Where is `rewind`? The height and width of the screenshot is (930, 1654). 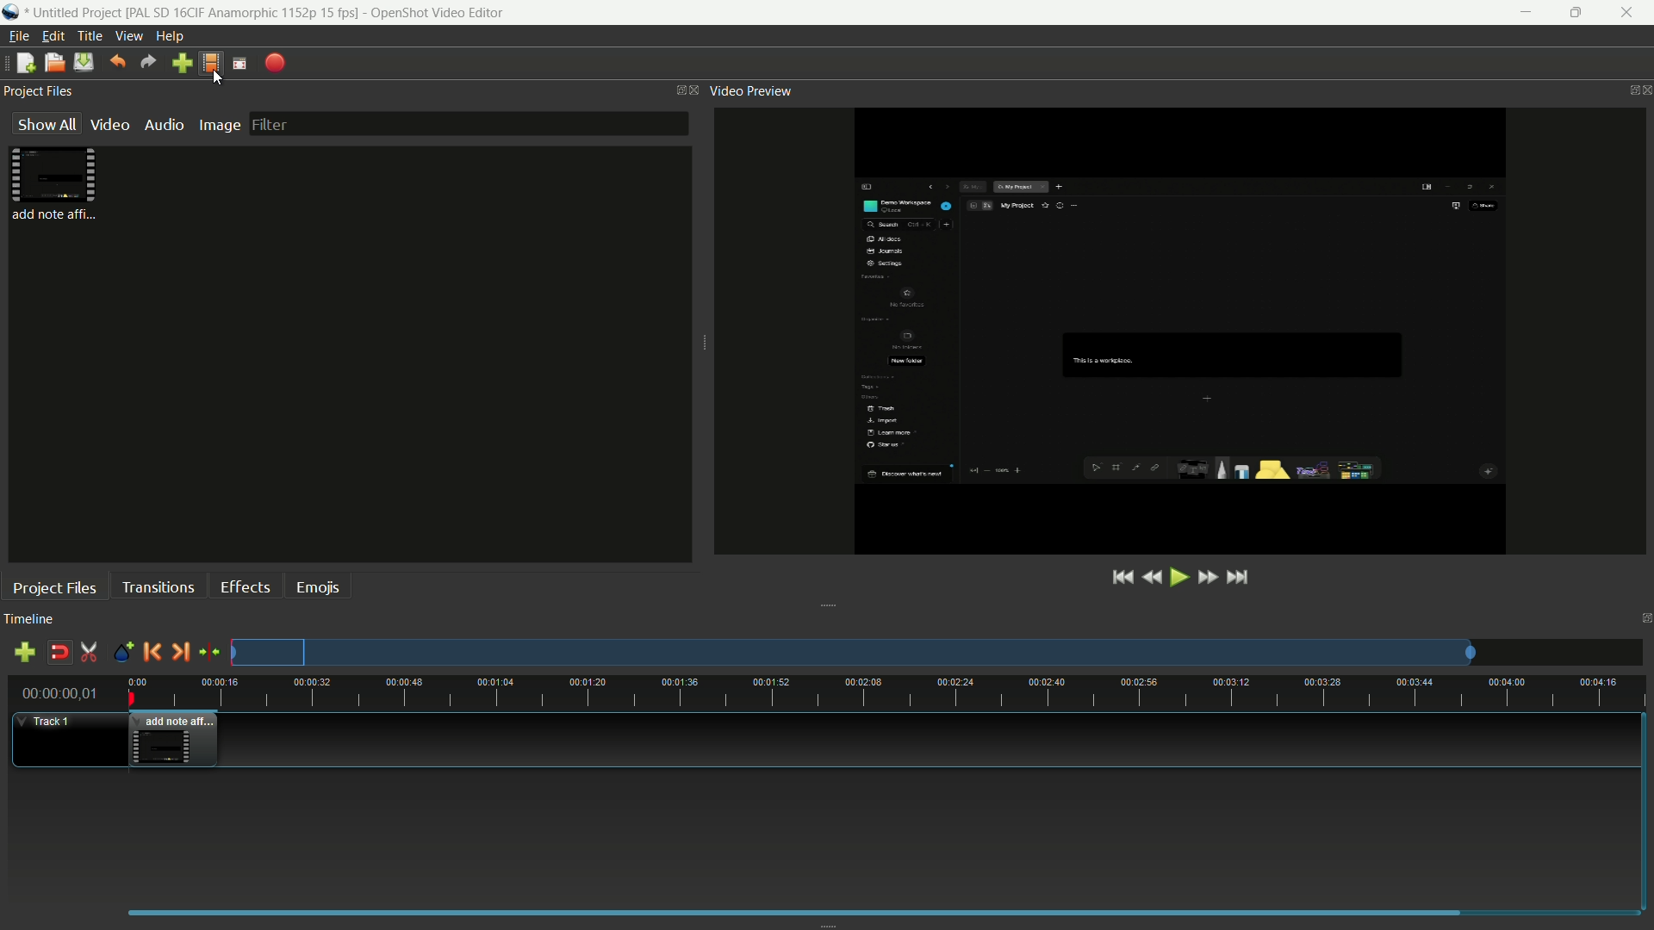 rewind is located at coordinates (1152, 579).